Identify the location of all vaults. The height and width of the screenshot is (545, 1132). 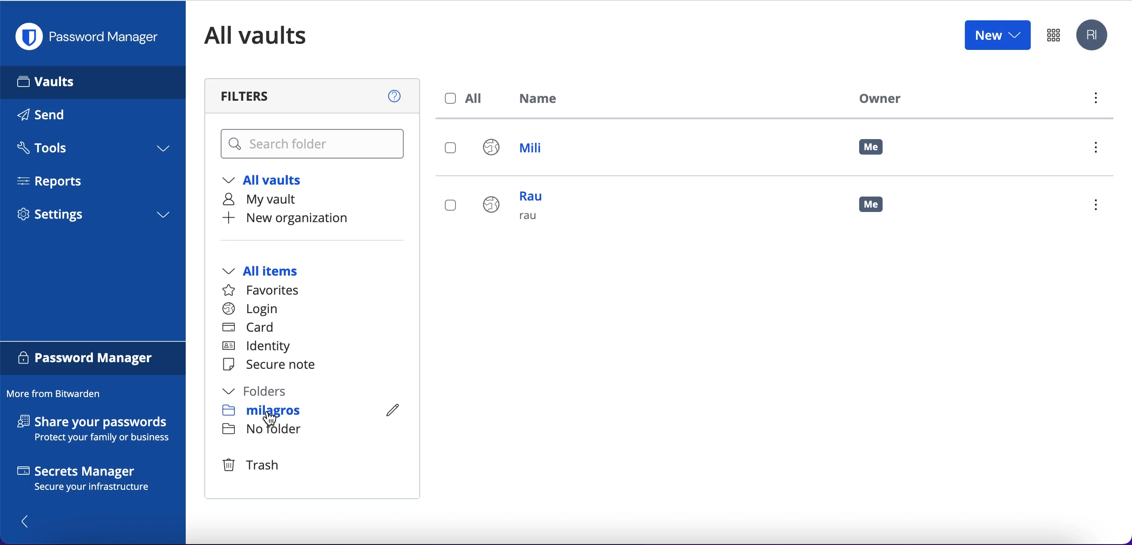
(269, 35).